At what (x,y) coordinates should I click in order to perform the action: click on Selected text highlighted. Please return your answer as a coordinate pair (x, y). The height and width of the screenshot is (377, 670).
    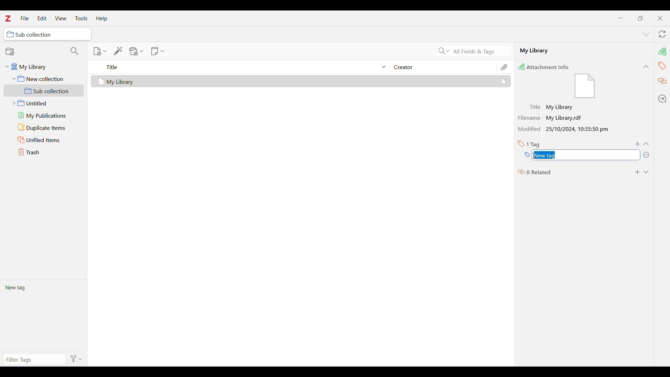
    Looking at the image, I should click on (546, 155).